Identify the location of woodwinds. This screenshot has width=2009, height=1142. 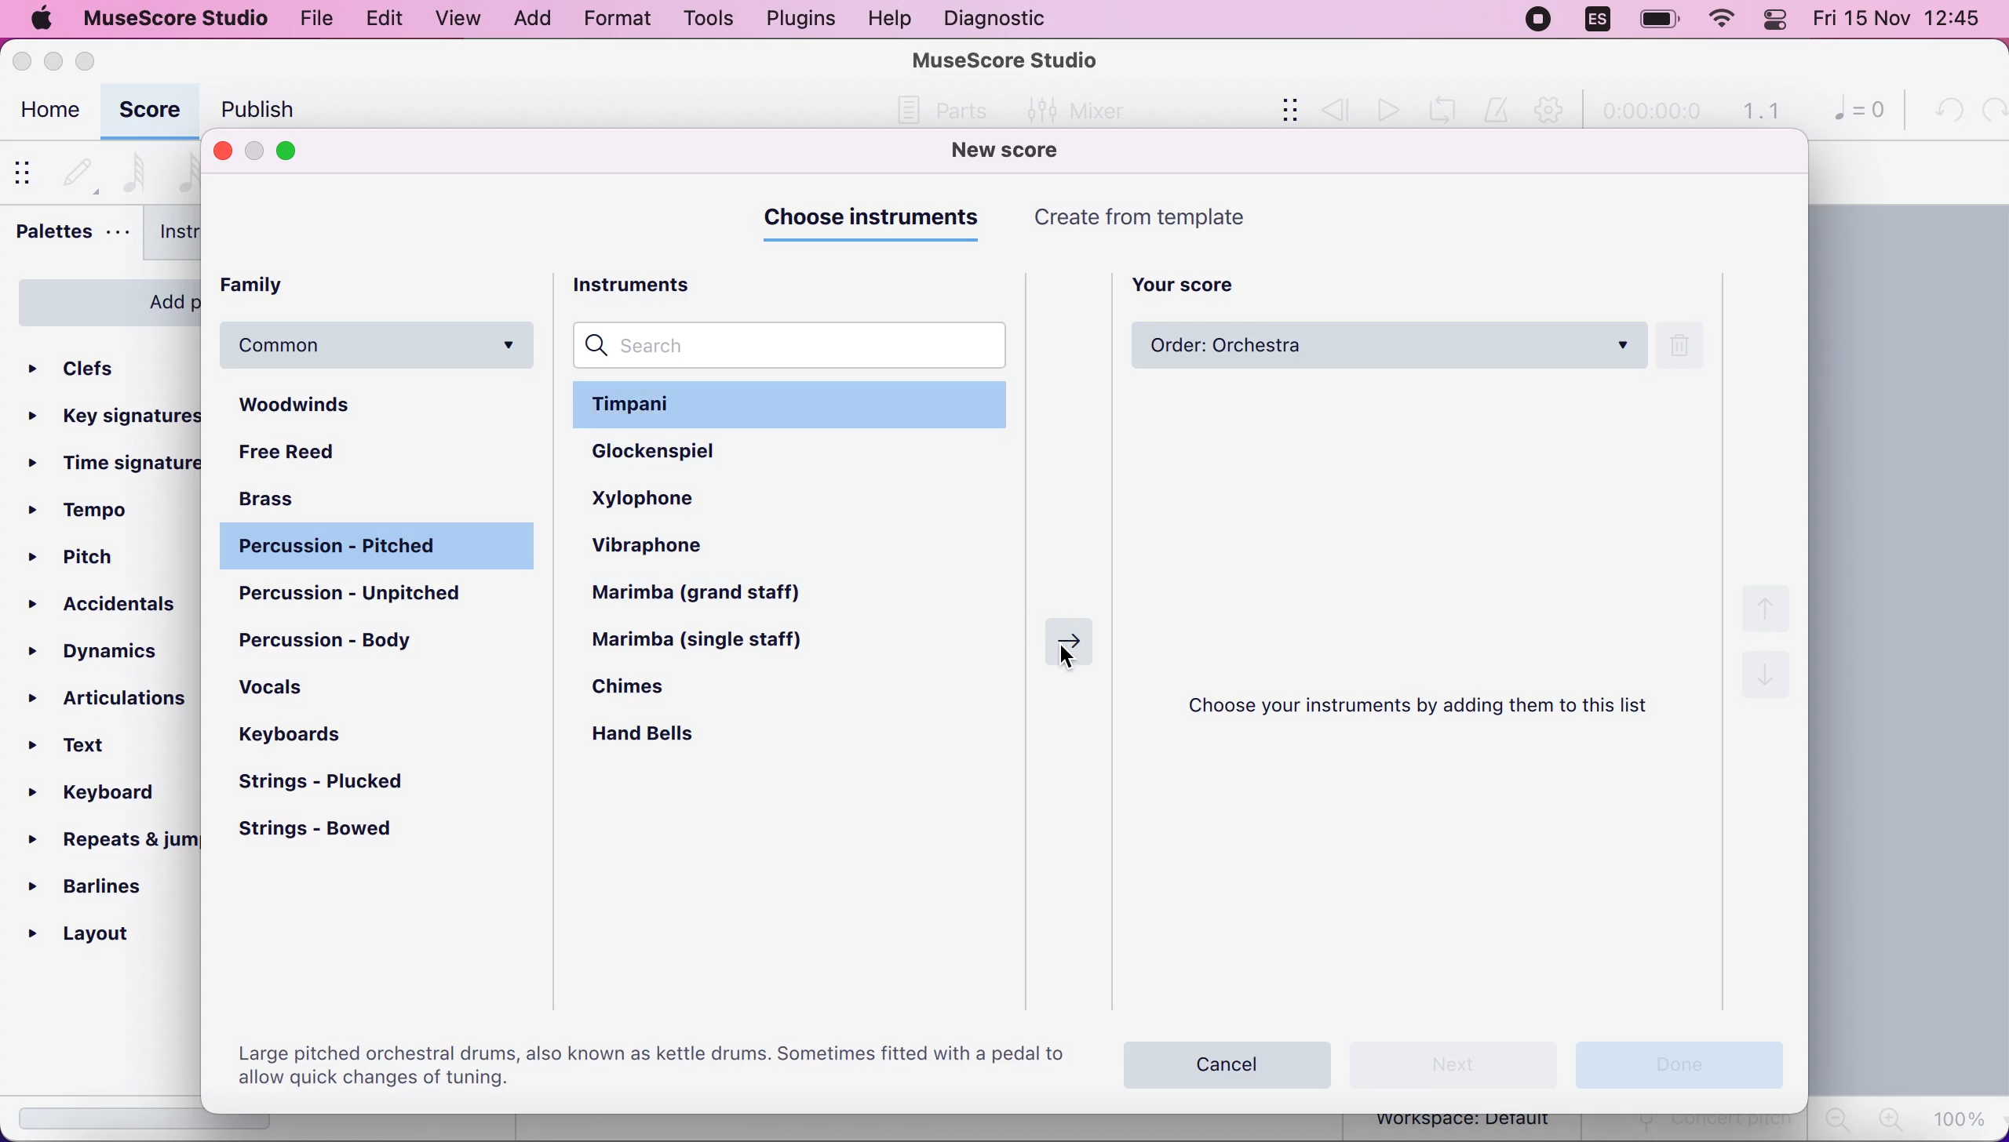
(381, 406).